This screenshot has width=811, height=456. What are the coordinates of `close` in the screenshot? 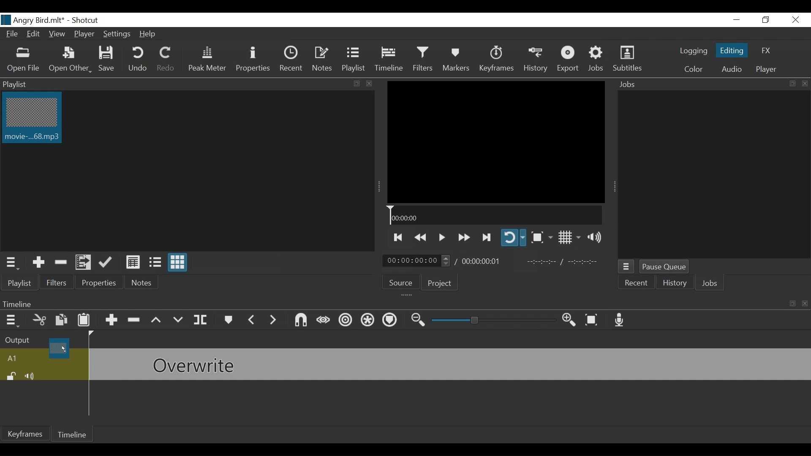 It's located at (803, 303).